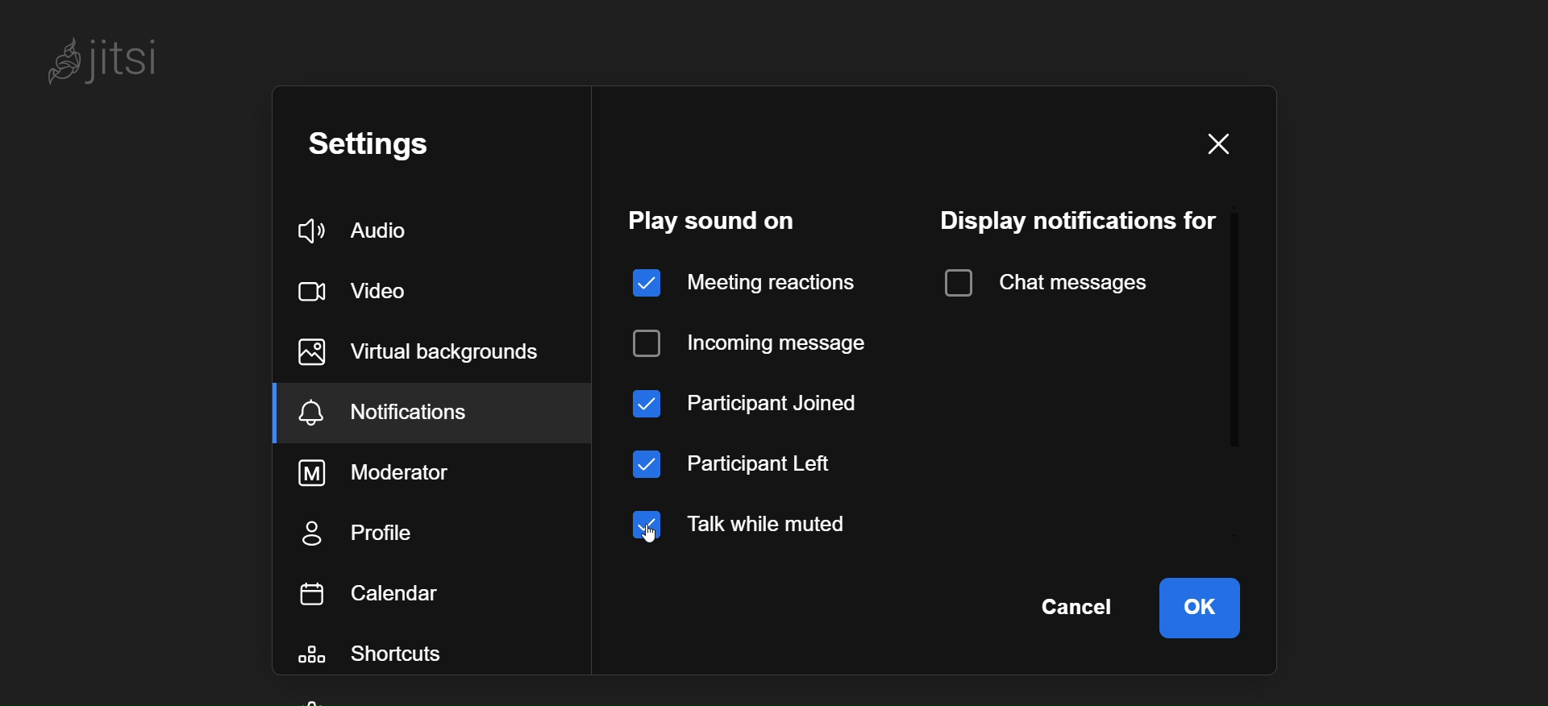  Describe the element at coordinates (1199, 608) in the screenshot. I see `ok` at that location.